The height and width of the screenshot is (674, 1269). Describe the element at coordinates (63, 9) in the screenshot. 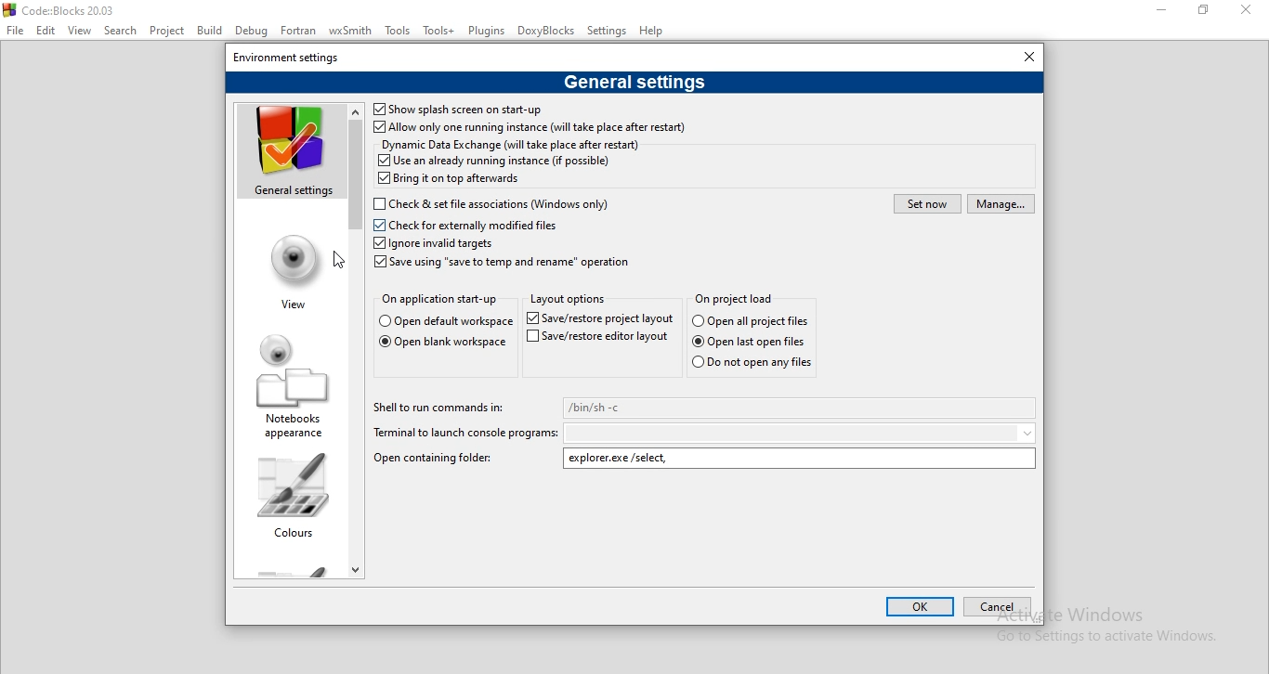

I see `Code :: Blocks 20.03` at that location.